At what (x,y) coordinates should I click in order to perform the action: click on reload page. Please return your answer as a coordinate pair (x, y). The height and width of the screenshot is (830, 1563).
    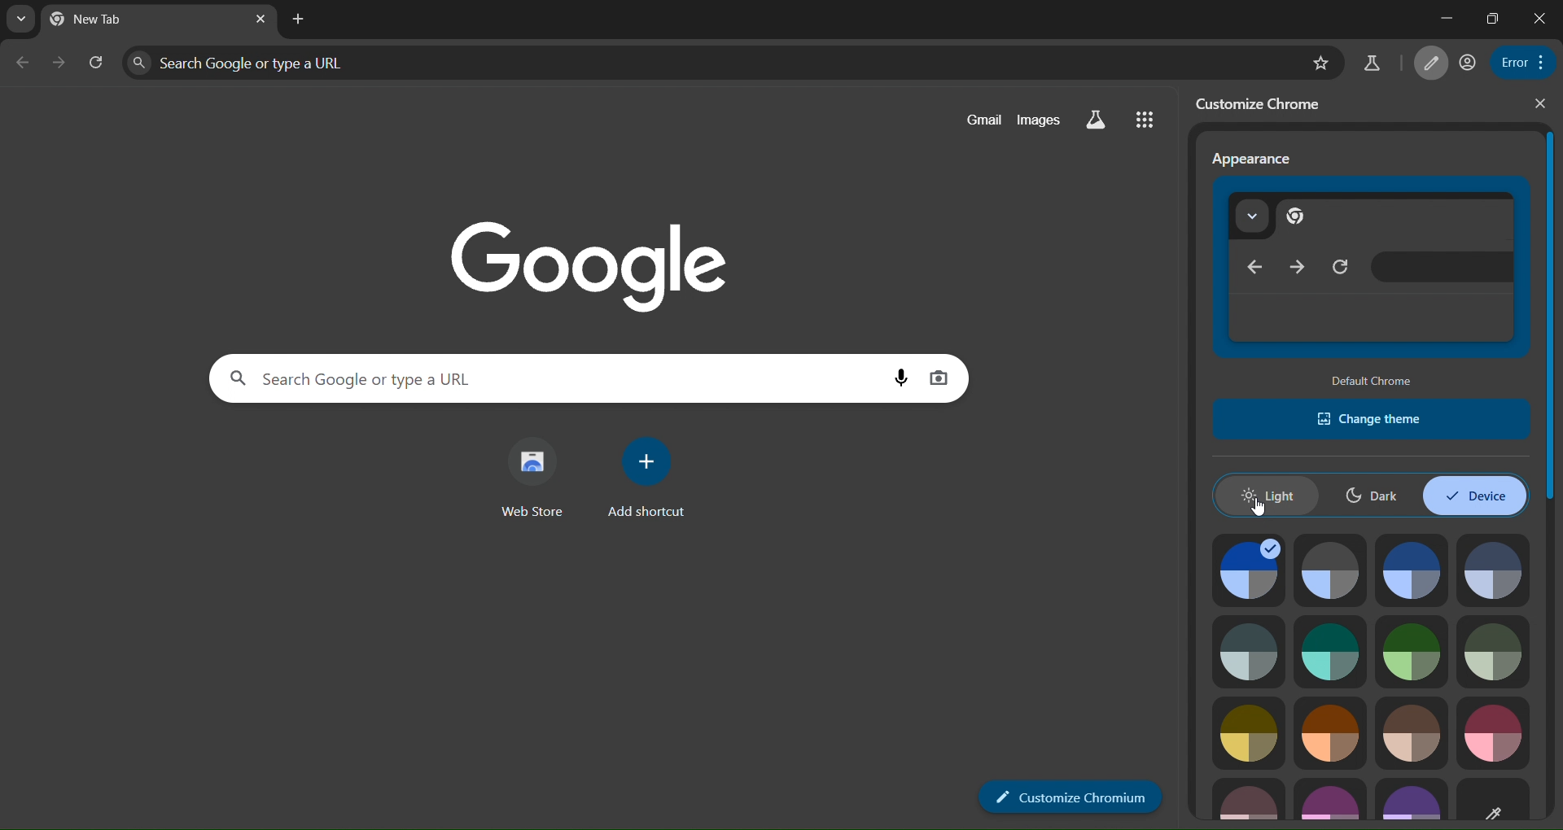
    Looking at the image, I should click on (96, 63).